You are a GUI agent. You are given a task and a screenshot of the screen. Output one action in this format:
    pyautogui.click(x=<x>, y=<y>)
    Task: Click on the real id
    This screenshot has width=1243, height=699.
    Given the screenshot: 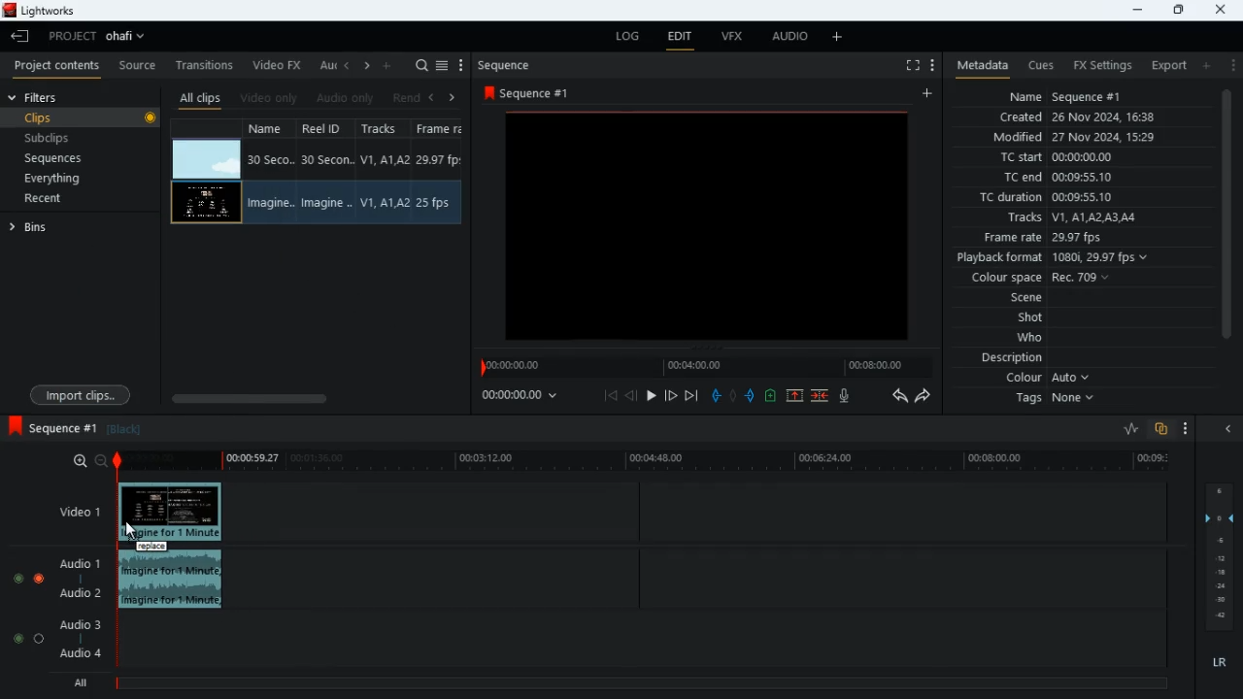 What is the action you would take?
    pyautogui.click(x=328, y=128)
    